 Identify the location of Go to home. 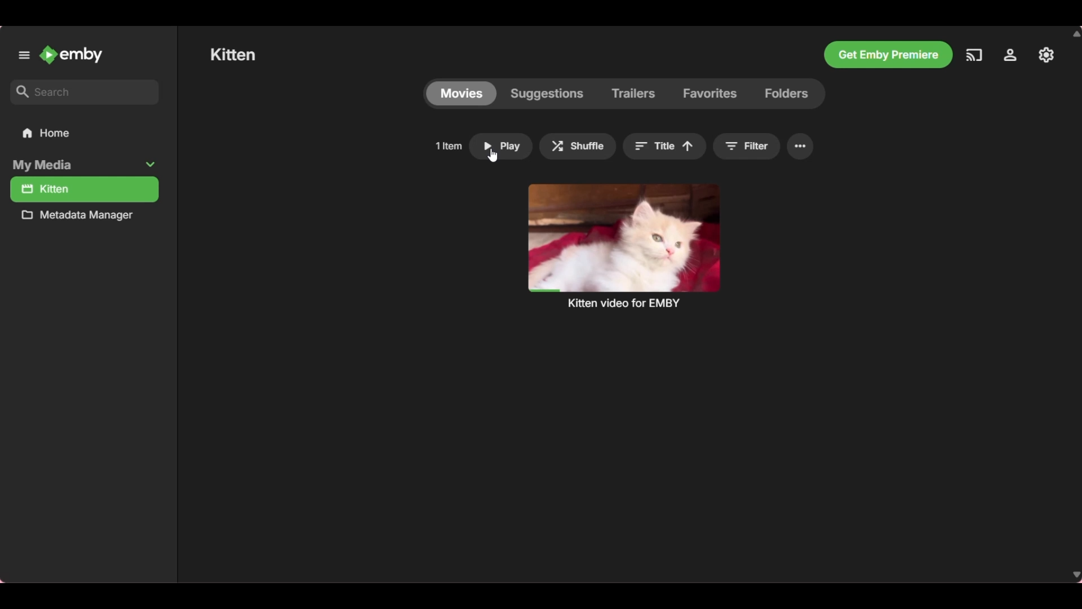
(86, 133).